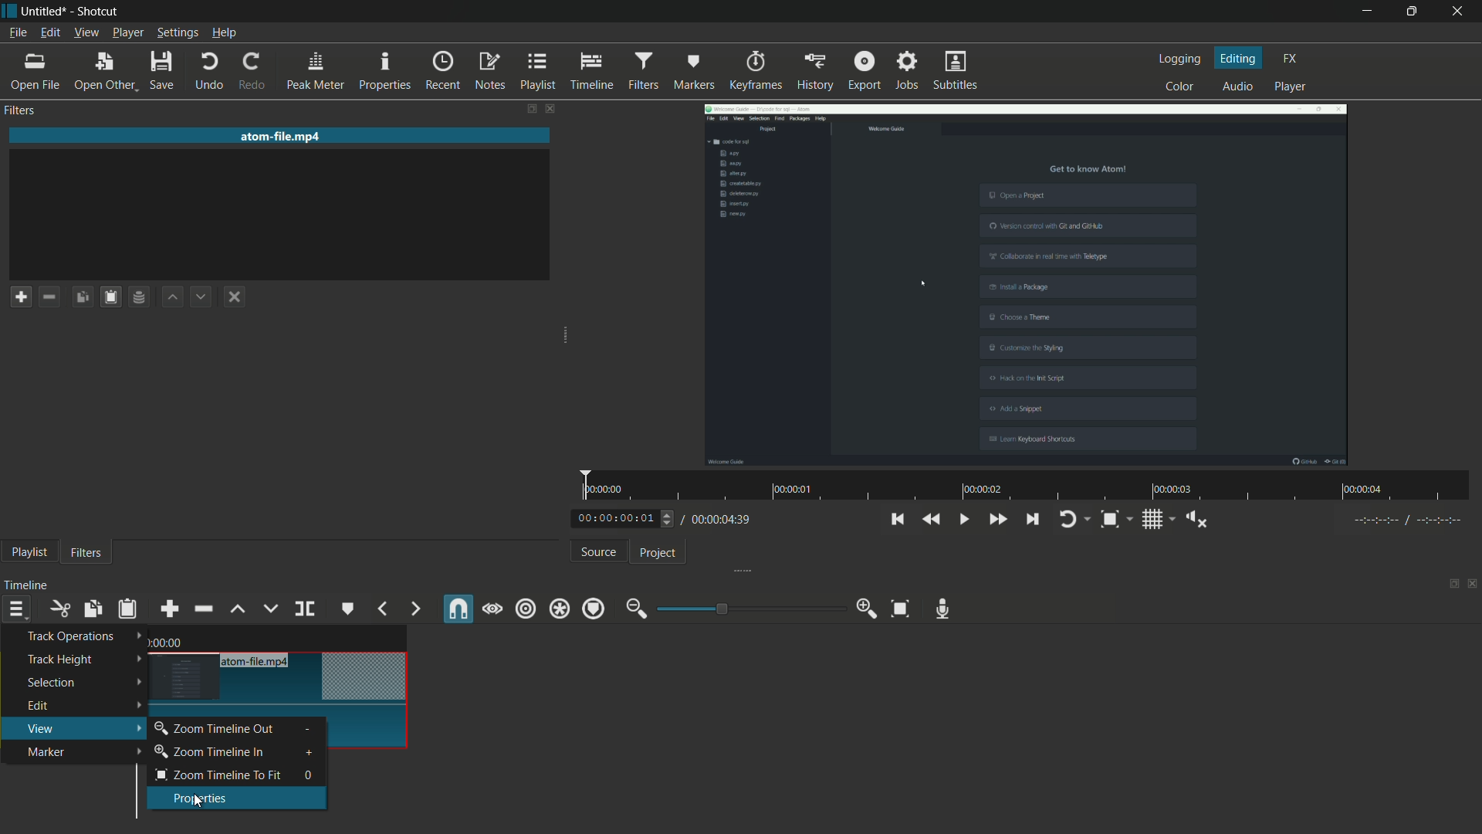  I want to click on quickly play backward, so click(932, 520).